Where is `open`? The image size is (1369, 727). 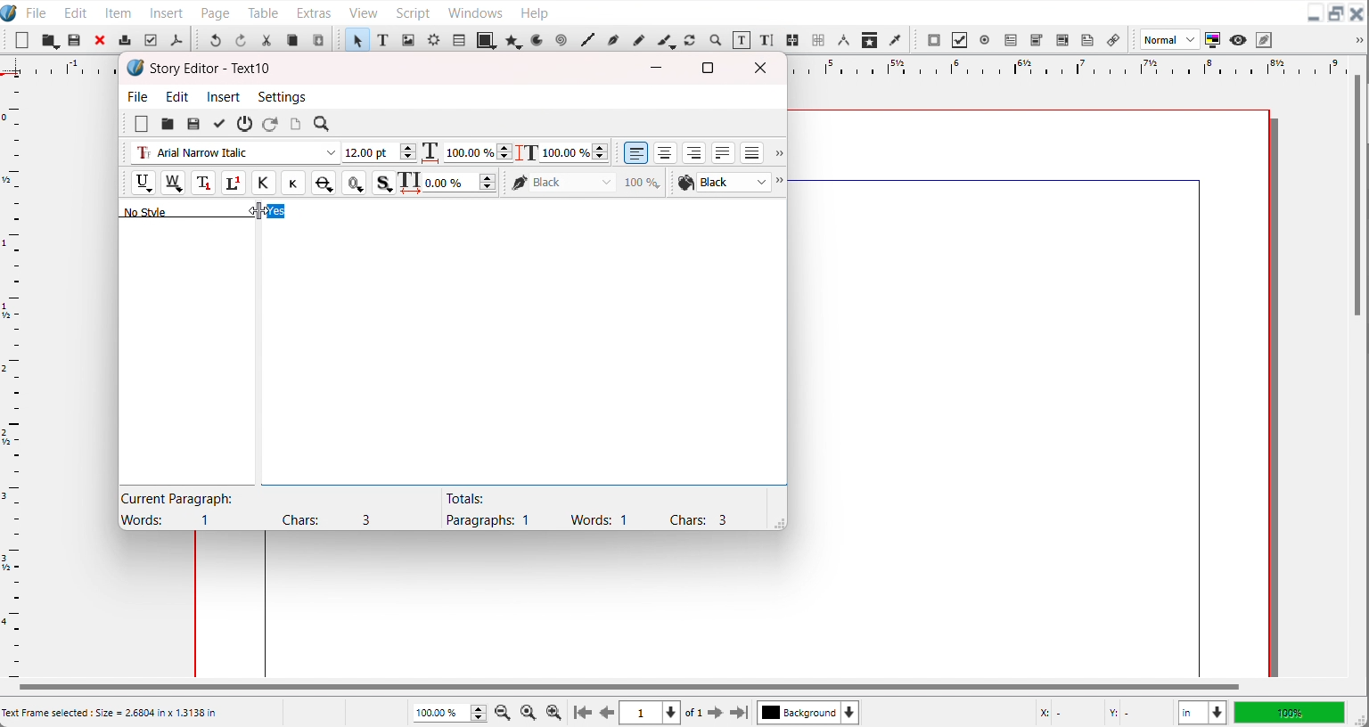
open is located at coordinates (167, 125).